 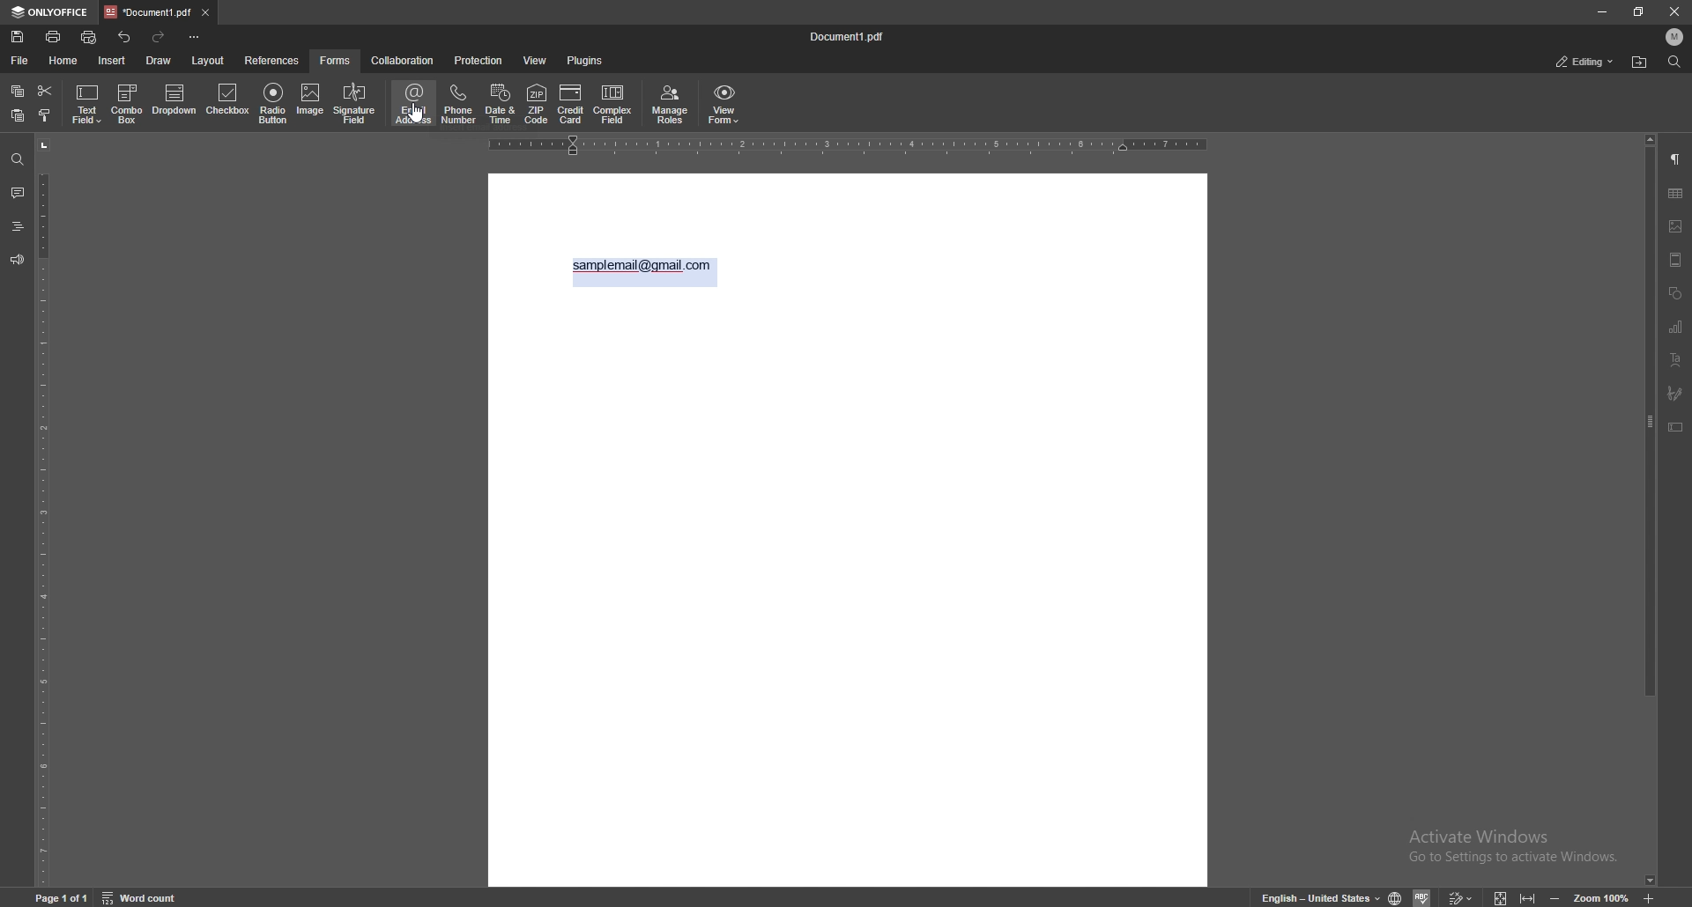 What do you see at coordinates (205, 13) in the screenshot?
I see `close tab` at bounding box center [205, 13].